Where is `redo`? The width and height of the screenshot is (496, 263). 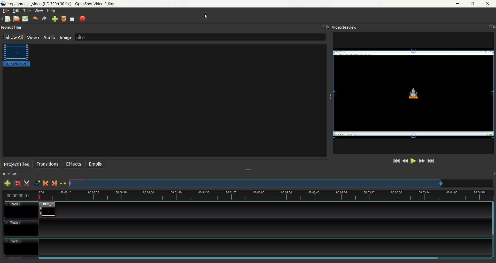 redo is located at coordinates (44, 19).